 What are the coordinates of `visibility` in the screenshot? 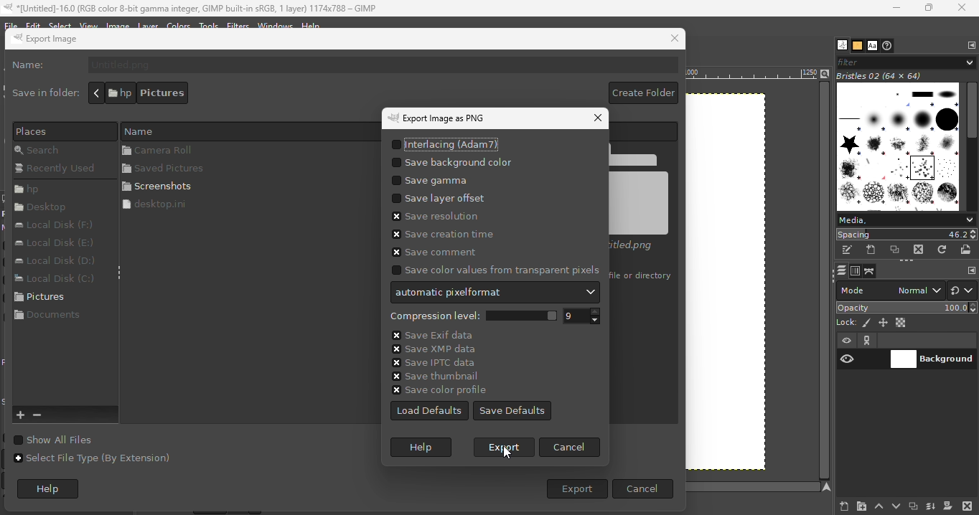 It's located at (847, 359).